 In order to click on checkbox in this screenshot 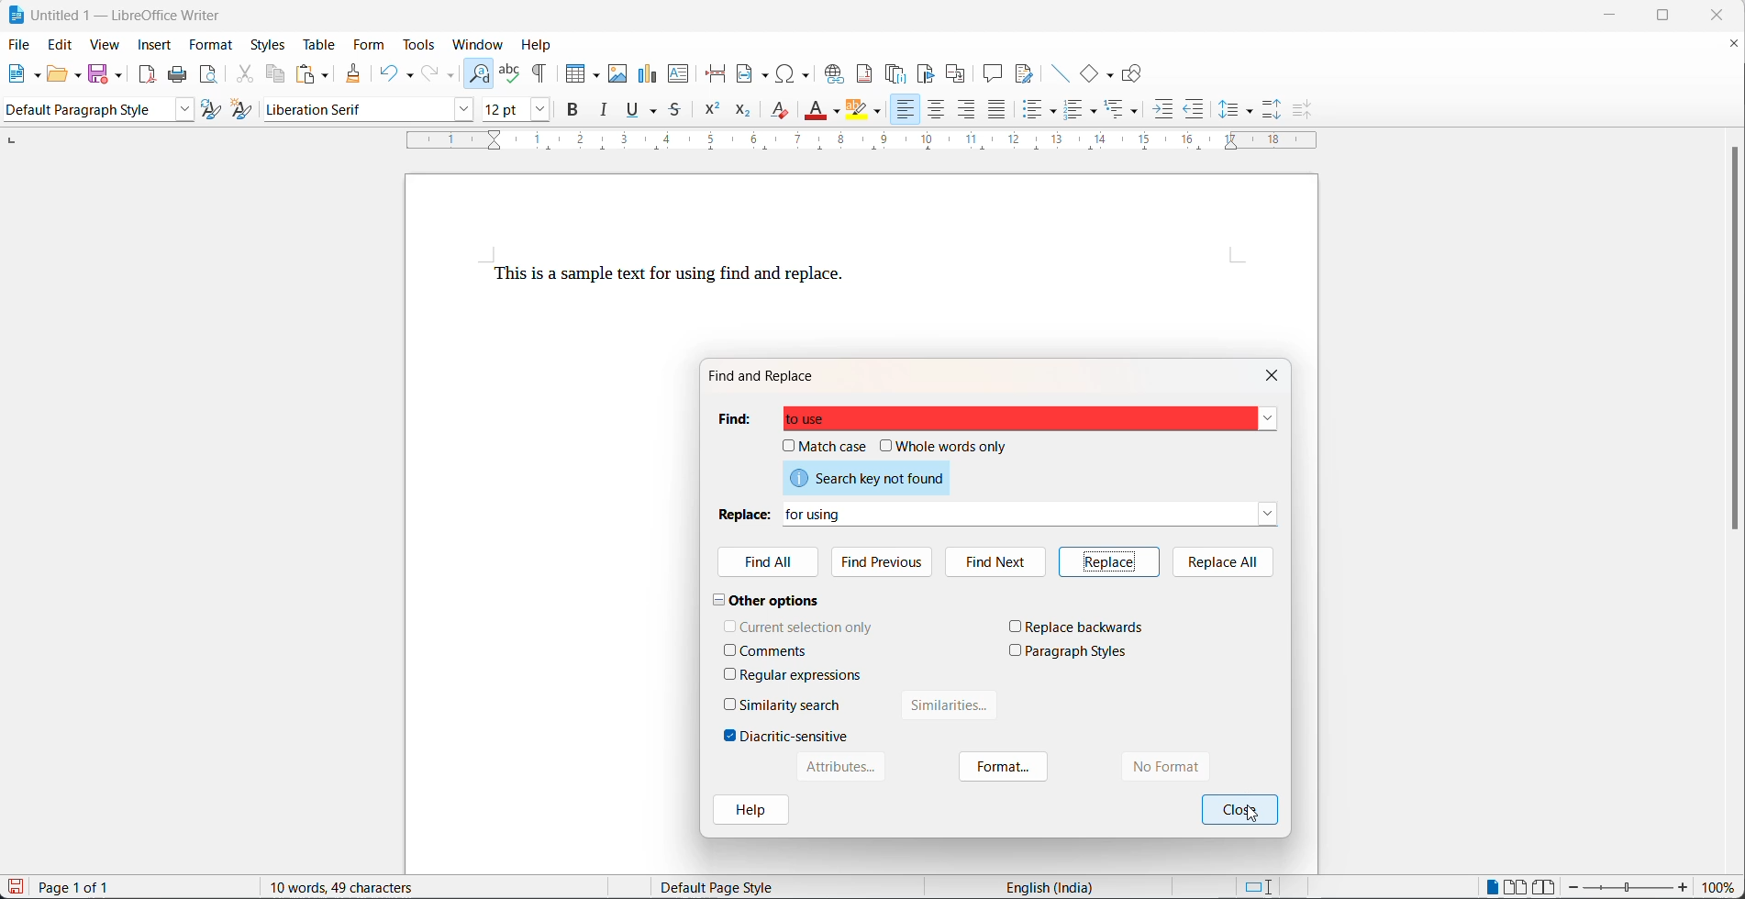, I will do `click(730, 649)`.